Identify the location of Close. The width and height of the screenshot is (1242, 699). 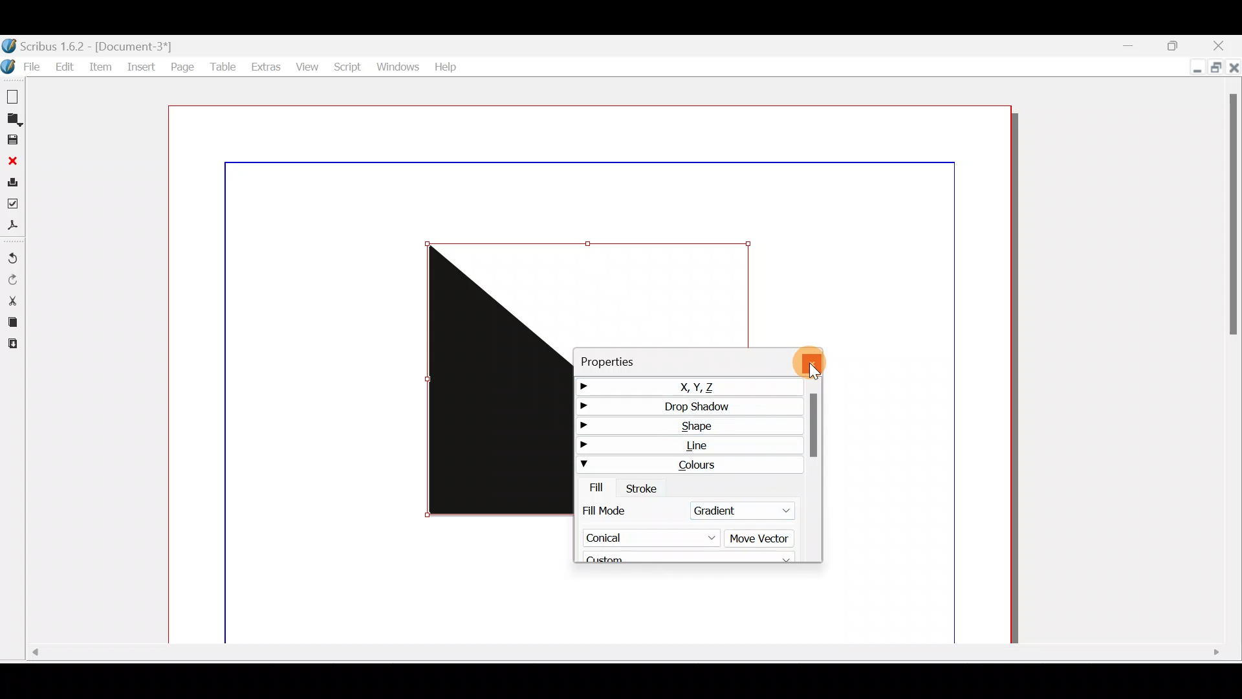
(1233, 71).